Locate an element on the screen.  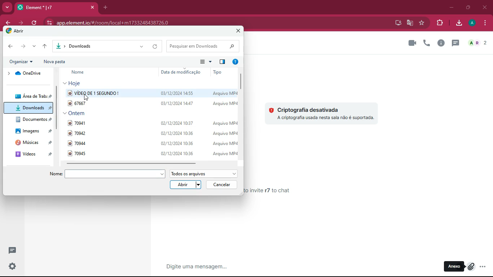
cursor is located at coordinates (470, 270).